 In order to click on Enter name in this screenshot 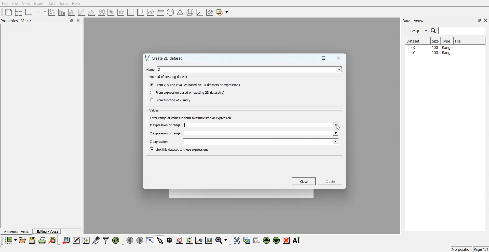, I will do `click(262, 141)`.